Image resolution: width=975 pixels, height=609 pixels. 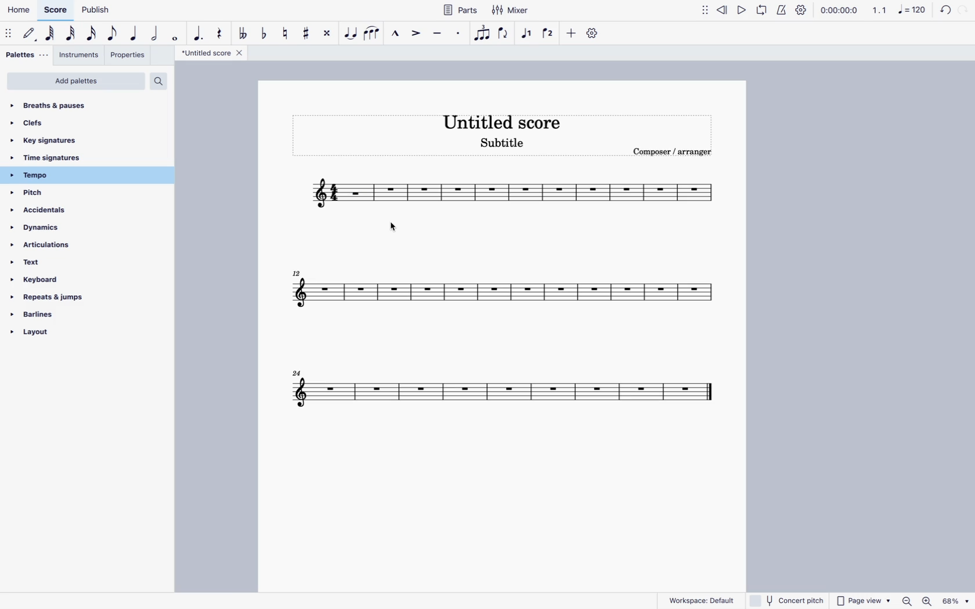 I want to click on voice 1, so click(x=529, y=33).